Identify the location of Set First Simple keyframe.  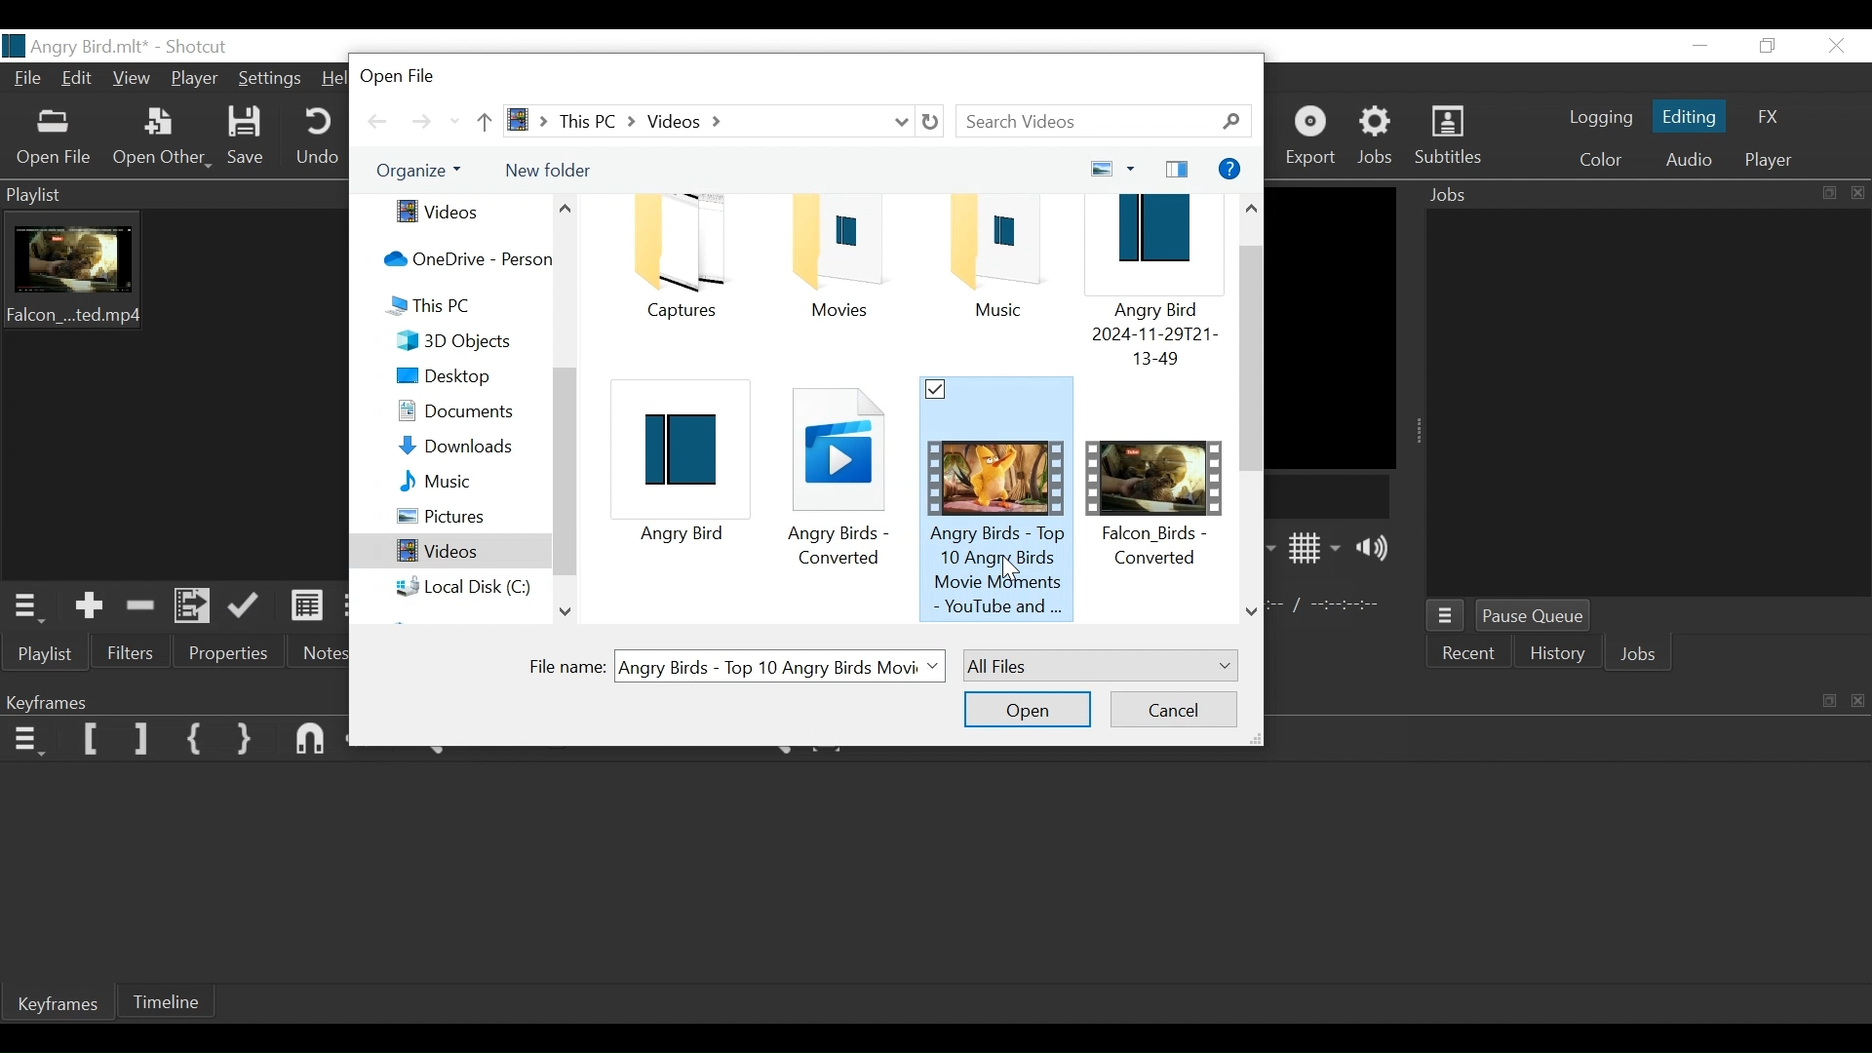
(196, 738).